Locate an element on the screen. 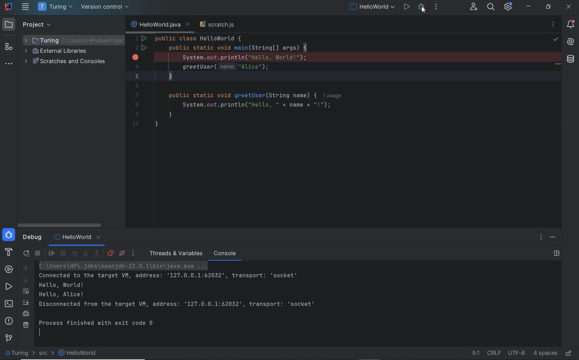  view breaking points is located at coordinates (111, 253).